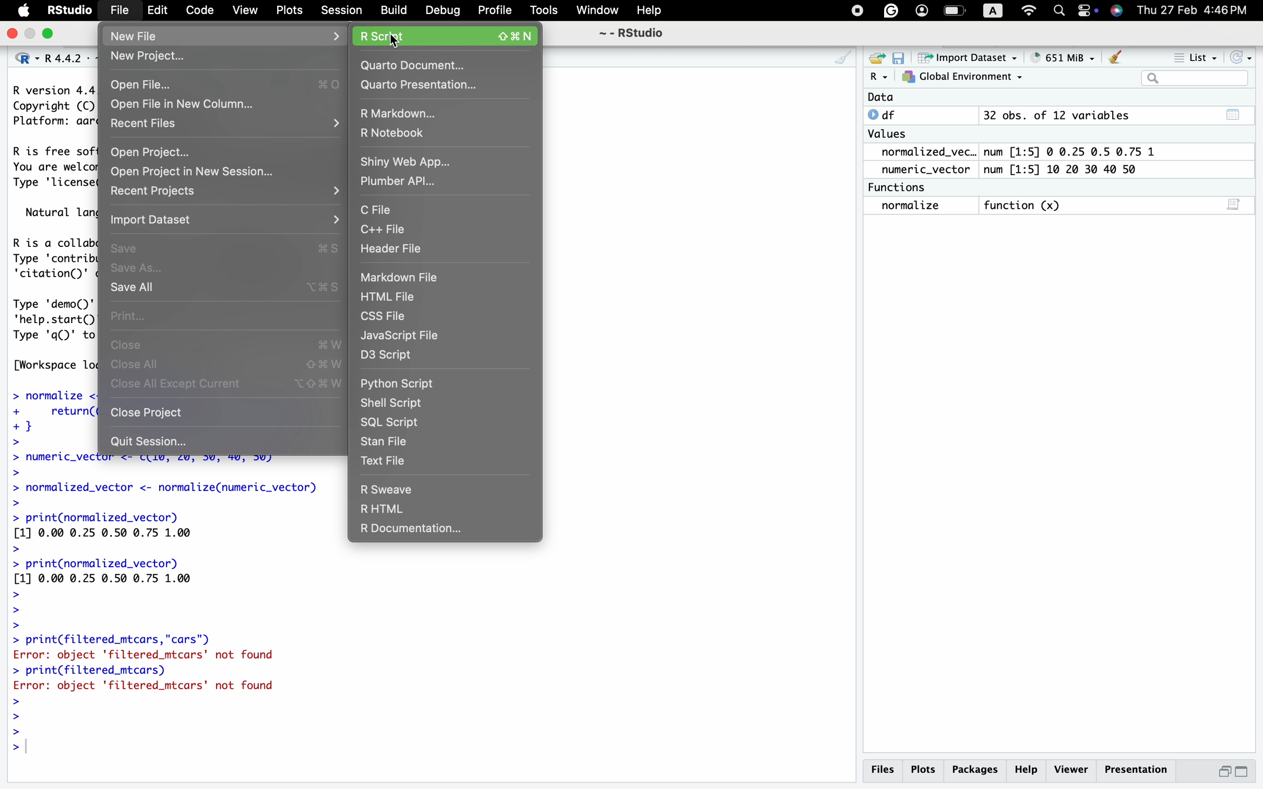 This screenshot has width=1263, height=789. I want to click on Functions, so click(908, 187).